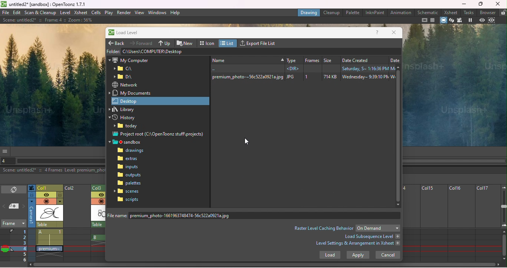  Describe the element at coordinates (165, 43) in the screenshot. I see `Up` at that location.